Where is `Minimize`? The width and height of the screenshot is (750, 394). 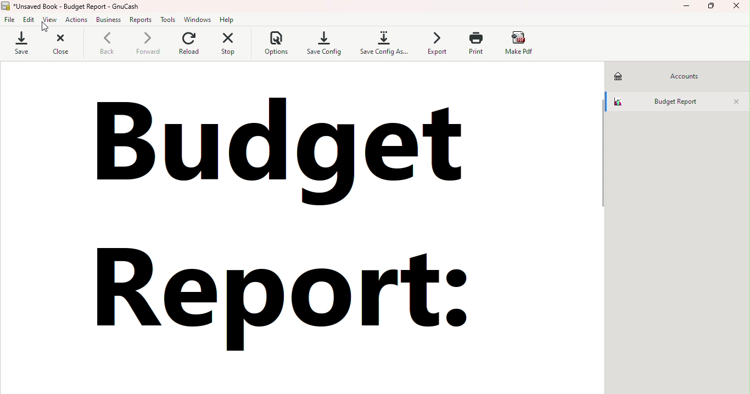
Minimize is located at coordinates (689, 9).